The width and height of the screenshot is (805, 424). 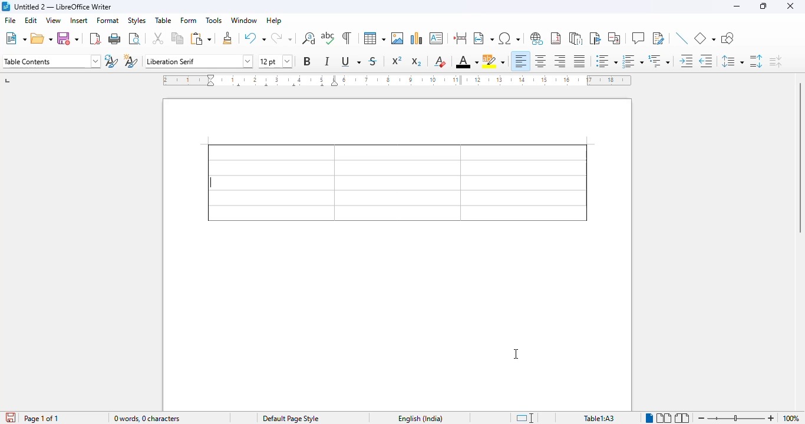 I want to click on border added to entire table, so click(x=397, y=182).